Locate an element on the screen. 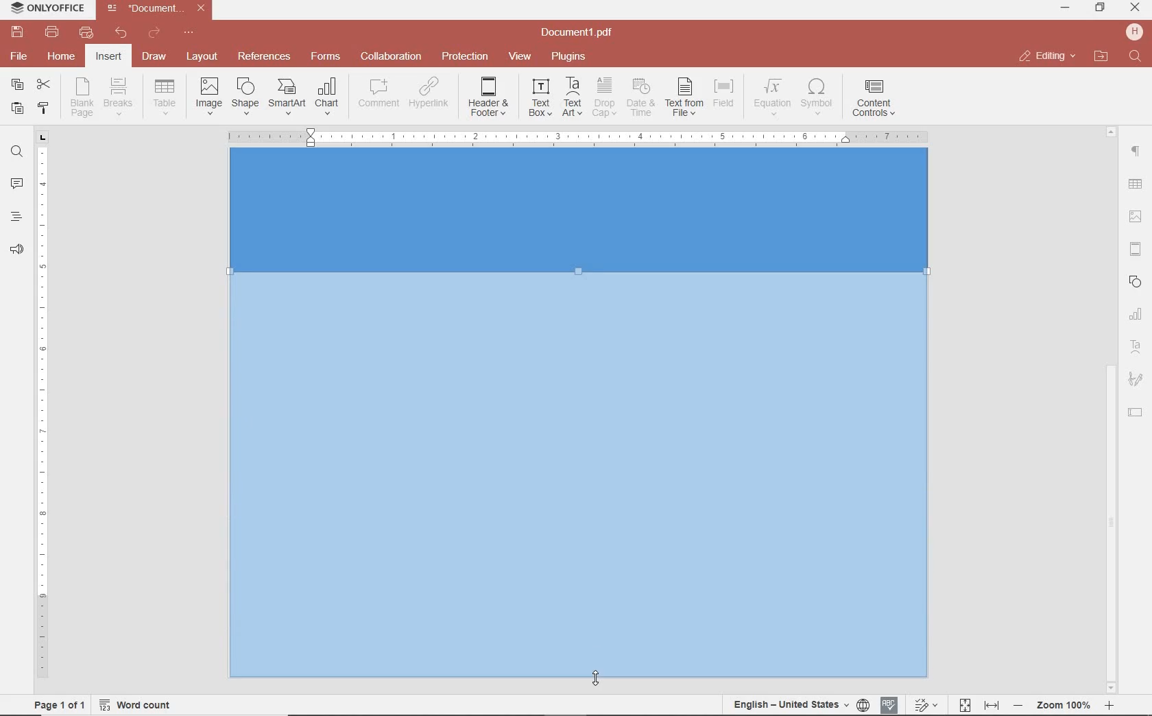  view is located at coordinates (520, 57).